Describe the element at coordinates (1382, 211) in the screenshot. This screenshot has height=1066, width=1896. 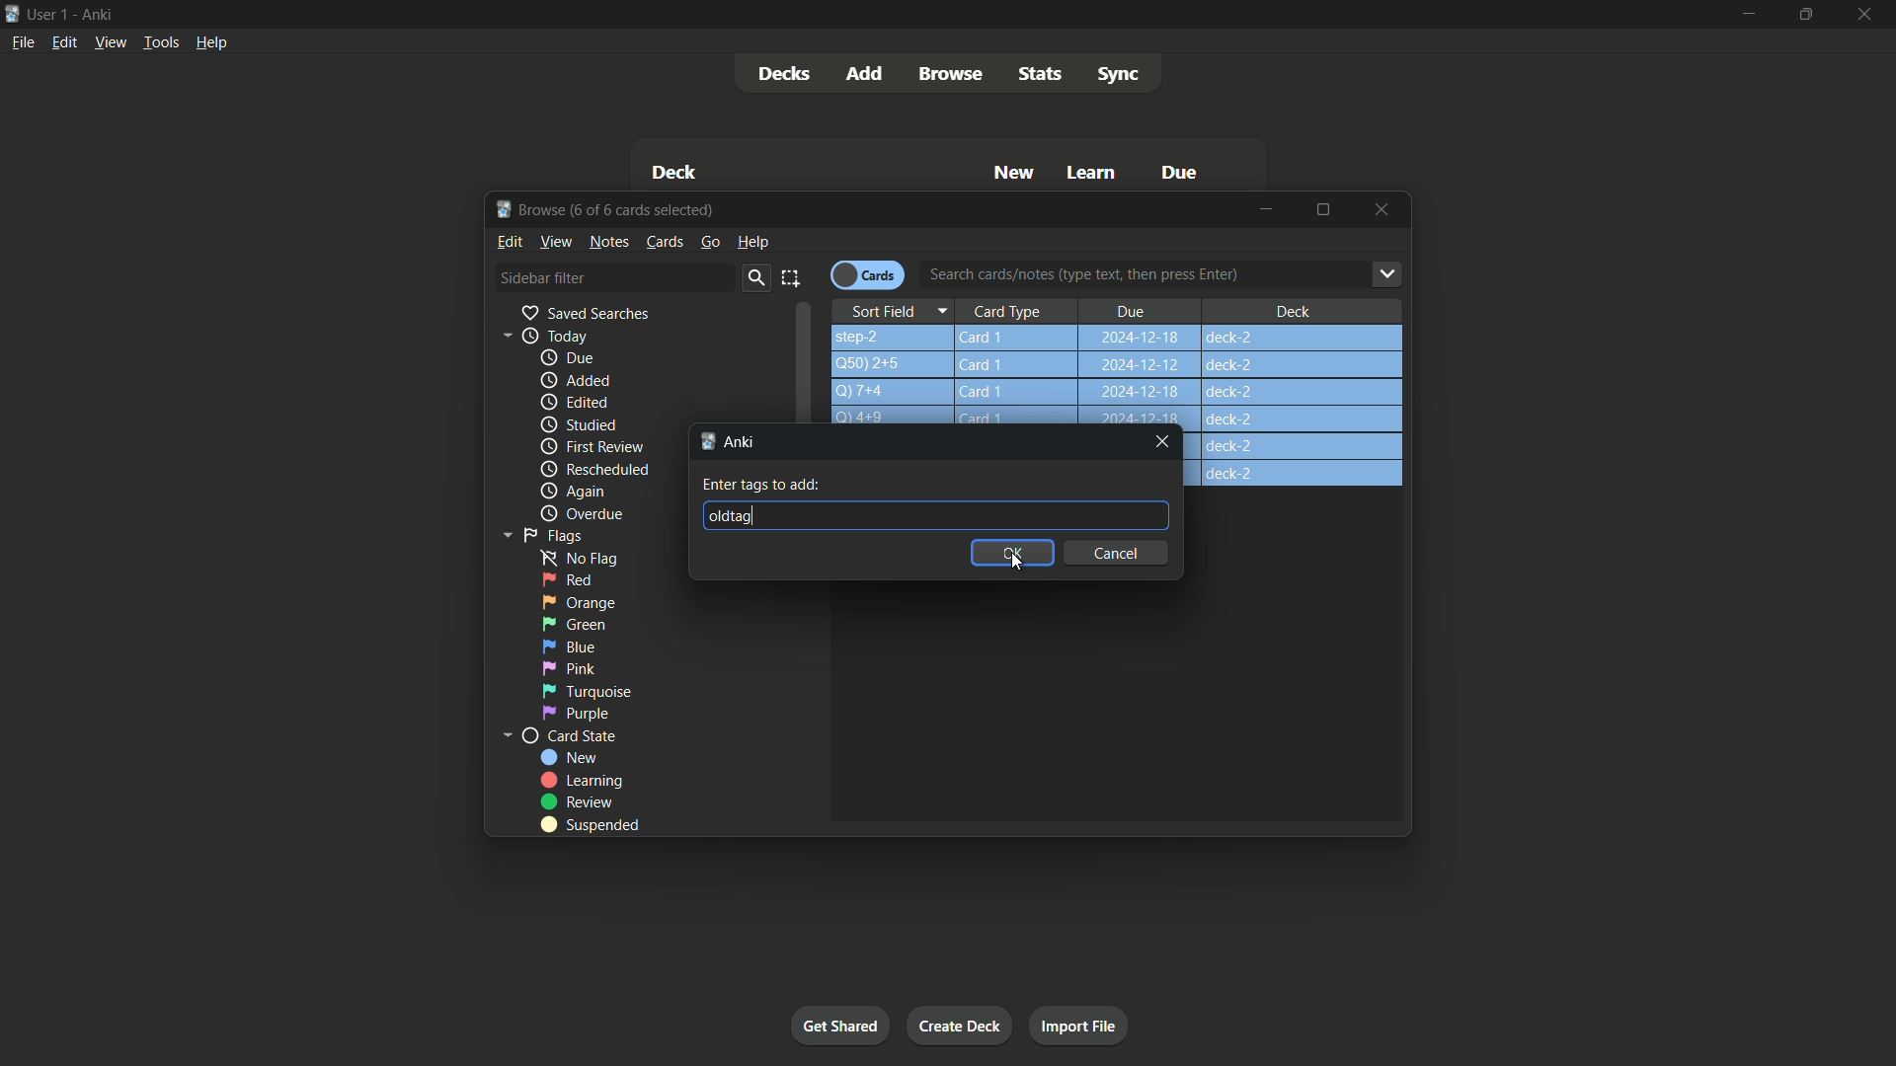
I see `Close browse` at that location.